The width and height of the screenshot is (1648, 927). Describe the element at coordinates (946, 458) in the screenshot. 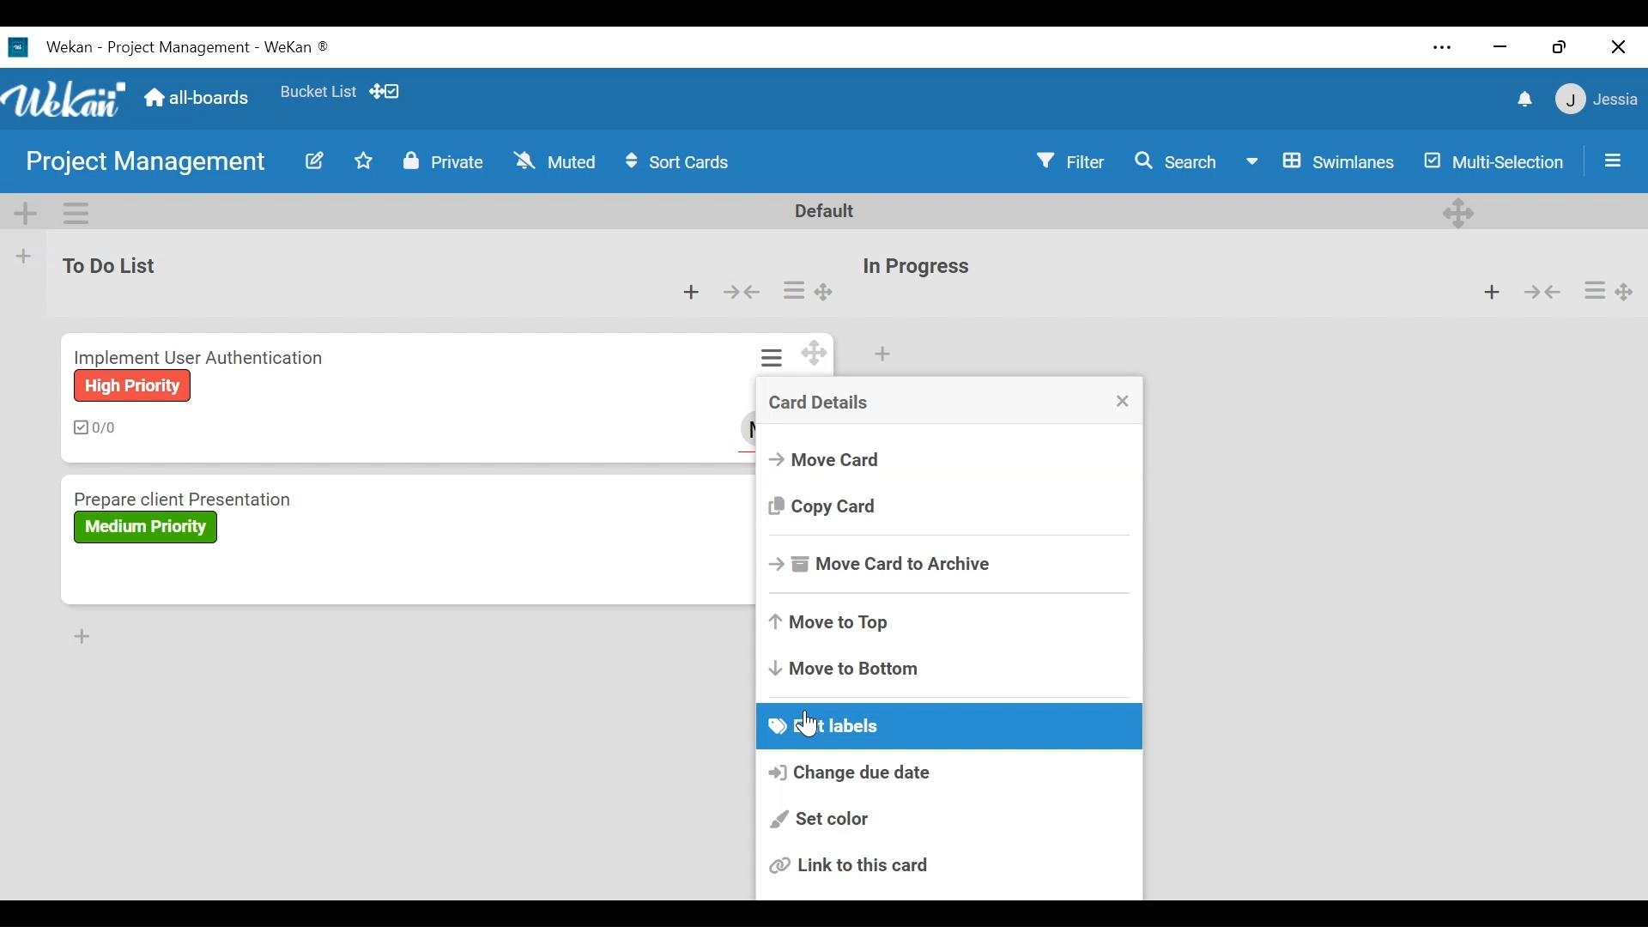

I see `Move Card` at that location.